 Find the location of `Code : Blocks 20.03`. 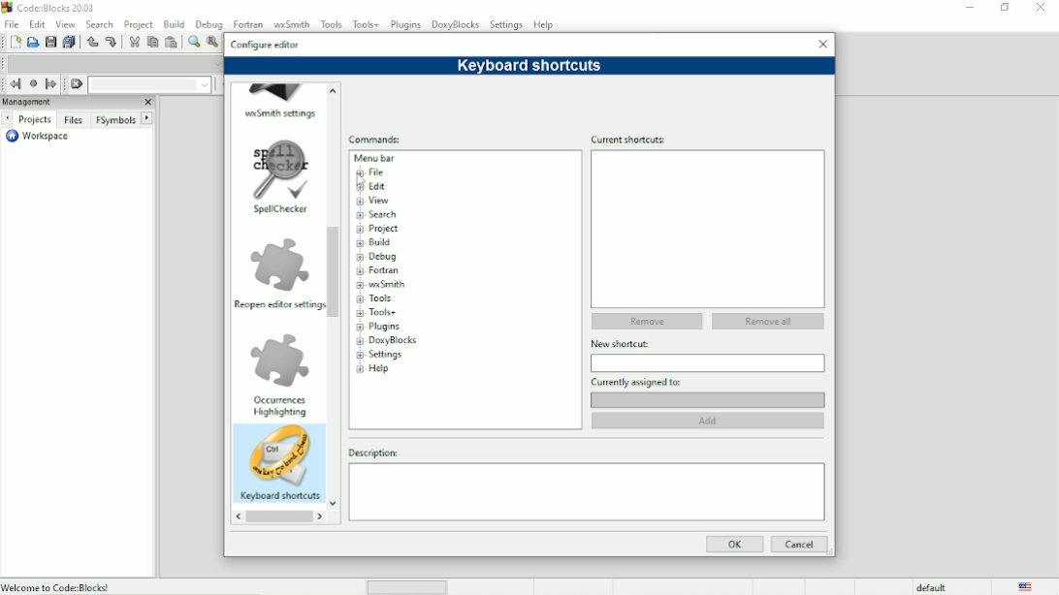

Code : Blocks 20.03 is located at coordinates (51, 7).